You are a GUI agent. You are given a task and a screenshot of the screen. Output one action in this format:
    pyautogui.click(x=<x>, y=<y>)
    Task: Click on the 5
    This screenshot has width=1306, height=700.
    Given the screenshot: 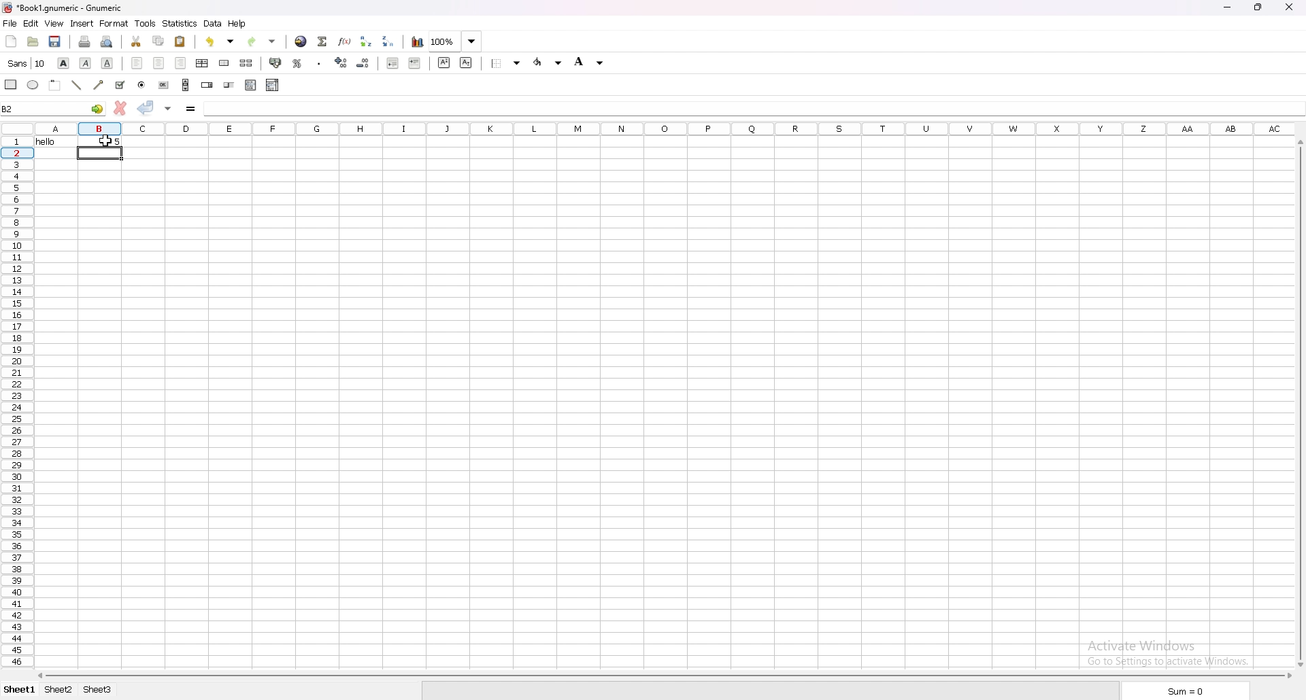 What is the action you would take?
    pyautogui.click(x=101, y=142)
    